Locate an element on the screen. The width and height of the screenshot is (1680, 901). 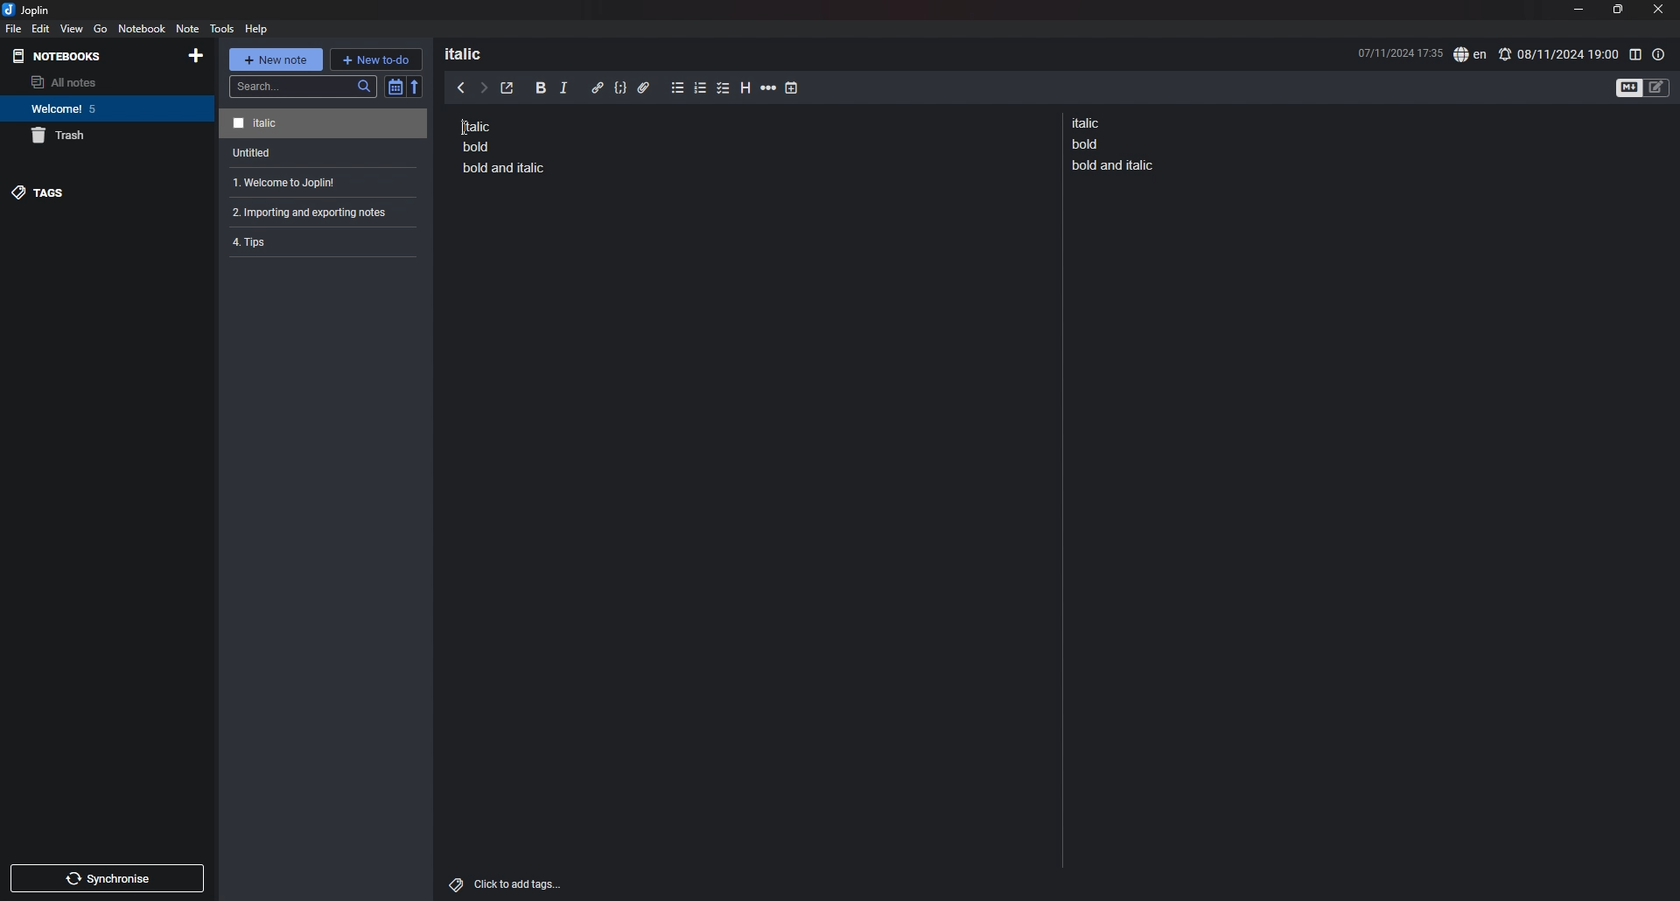
hyperlink is located at coordinates (598, 87).